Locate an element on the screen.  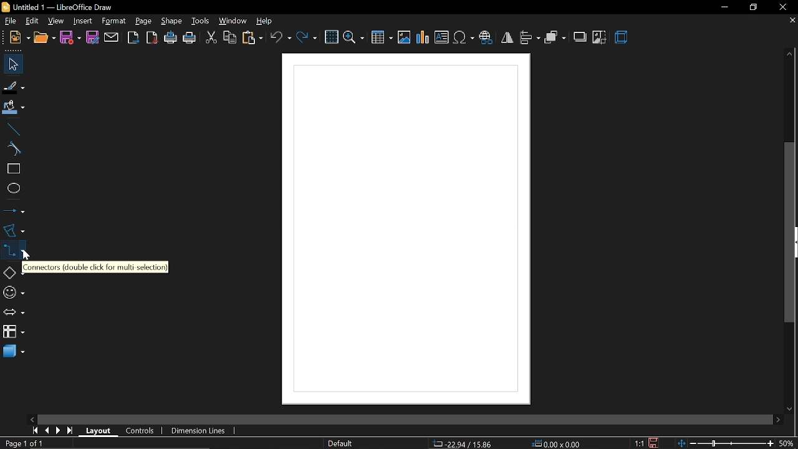
select is located at coordinates (11, 64).